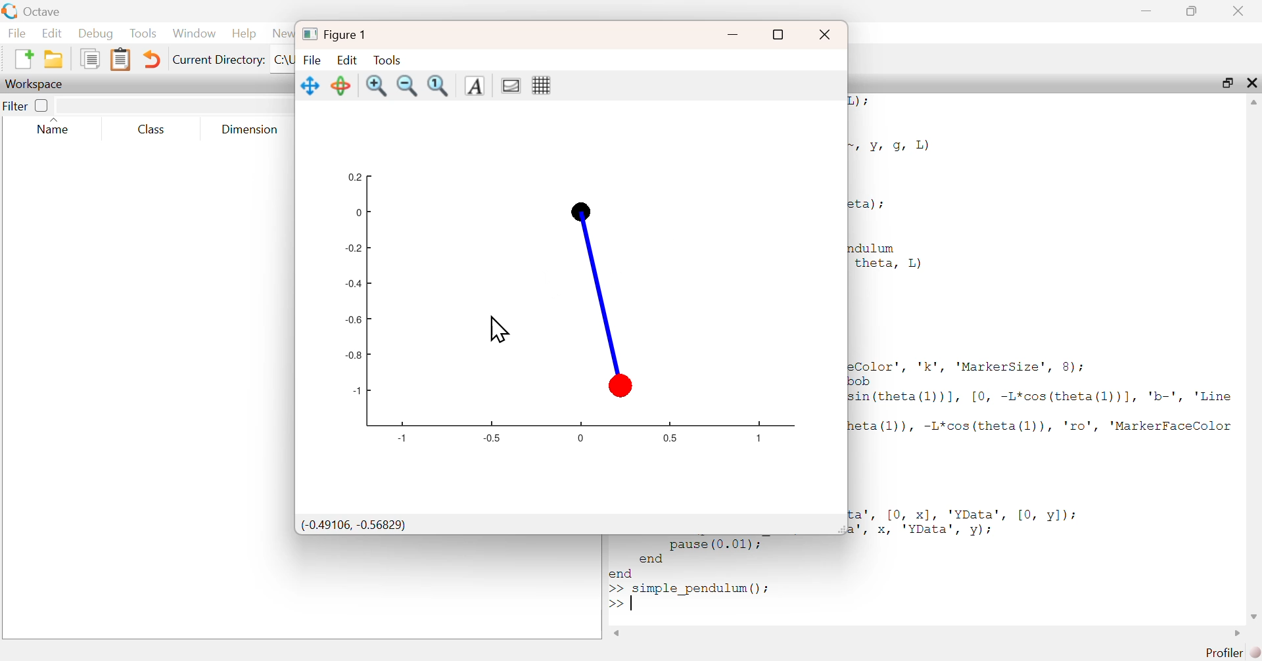 This screenshot has height=661, width=1262. I want to click on Close, so click(826, 33).